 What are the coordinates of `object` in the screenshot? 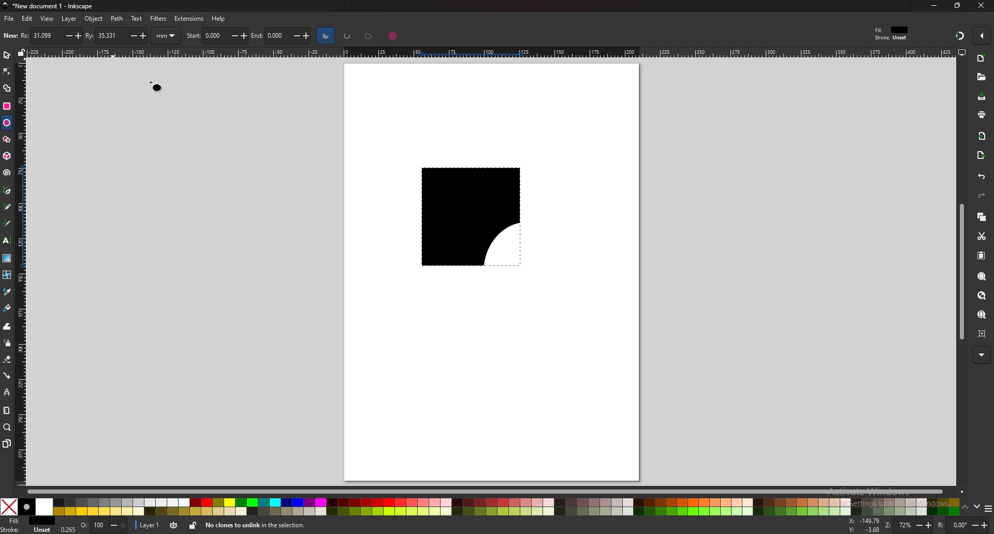 It's located at (94, 19).